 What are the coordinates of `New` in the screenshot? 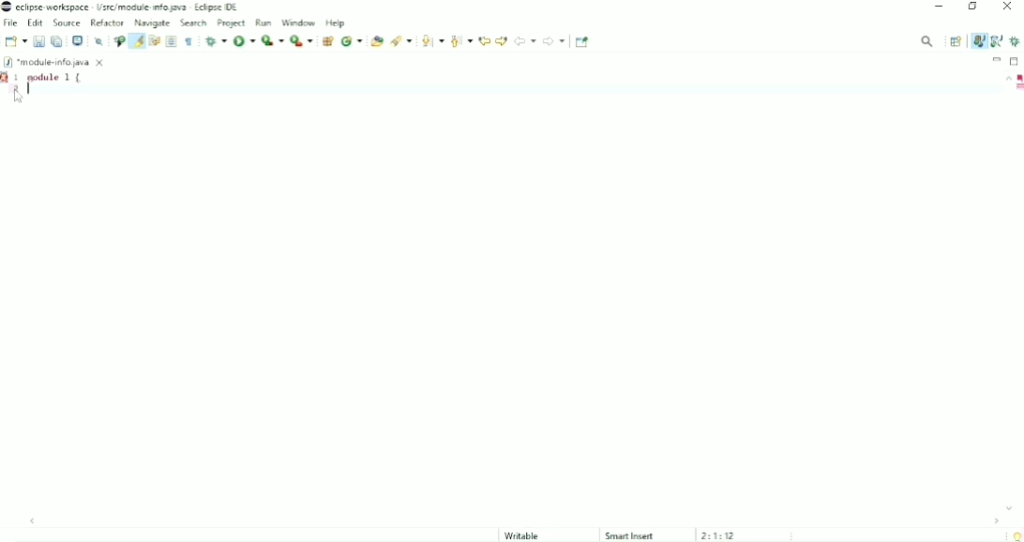 It's located at (15, 41).